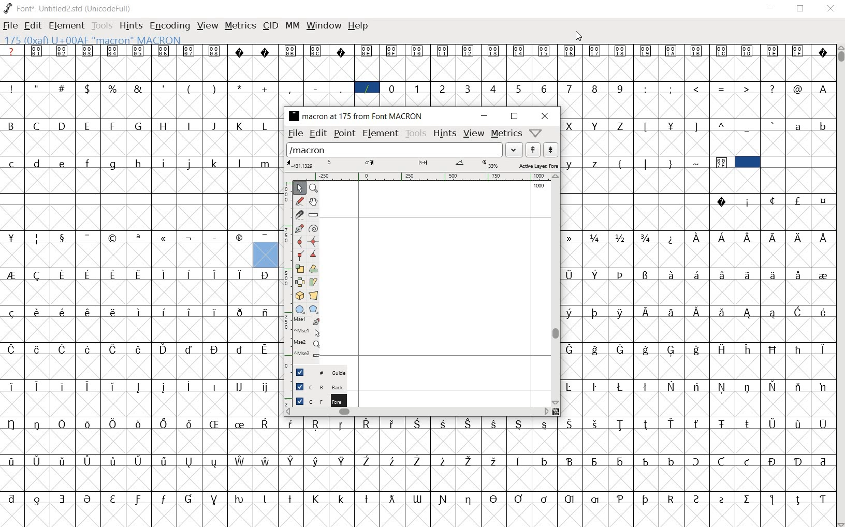 The width and height of the screenshot is (845, 527). What do you see at coordinates (771, 423) in the screenshot?
I see `` at bounding box center [771, 423].